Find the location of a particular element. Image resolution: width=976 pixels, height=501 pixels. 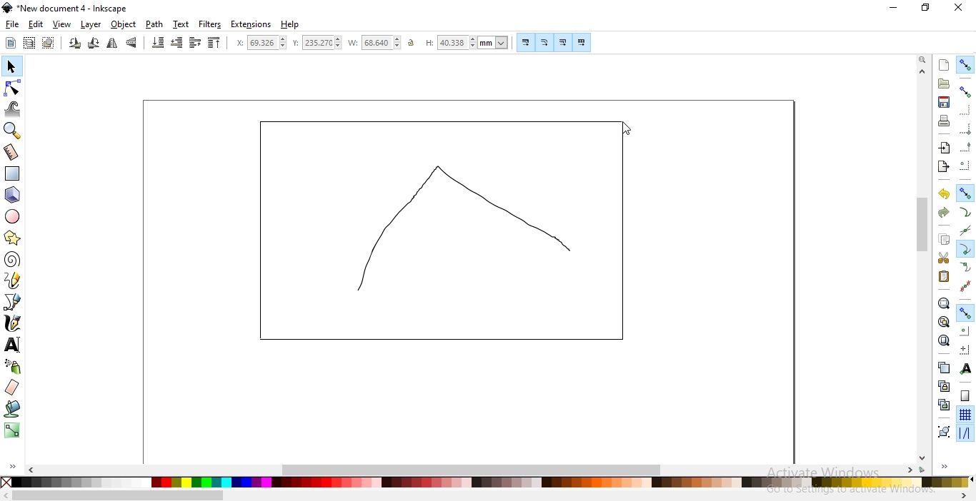

filters is located at coordinates (211, 24).